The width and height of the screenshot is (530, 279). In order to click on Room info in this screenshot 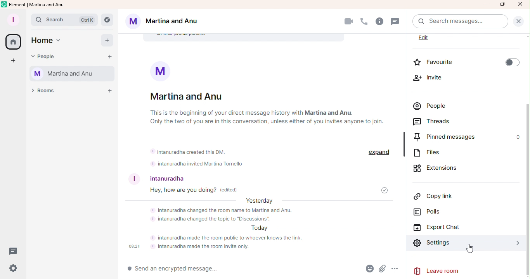, I will do `click(267, 99)`.